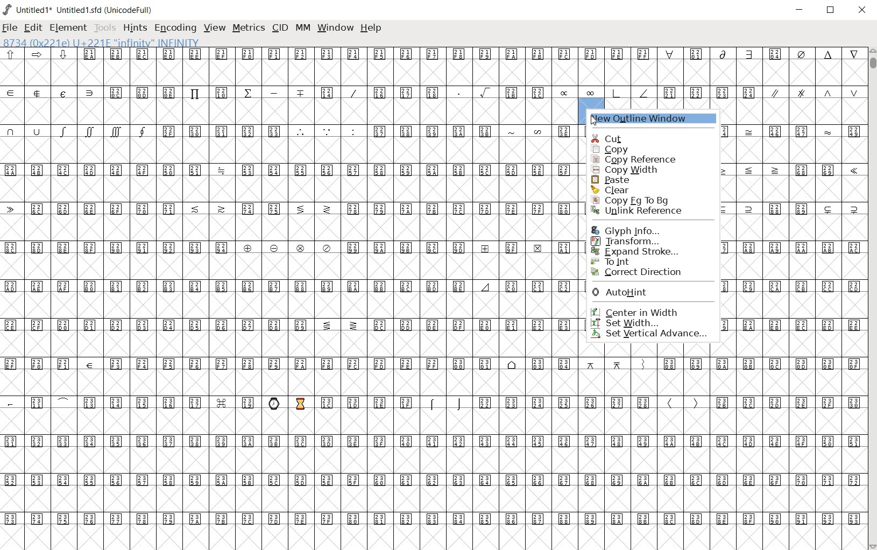 The height and width of the screenshot is (550, 877). What do you see at coordinates (789, 132) in the screenshot?
I see `Unicode code points` at bounding box center [789, 132].